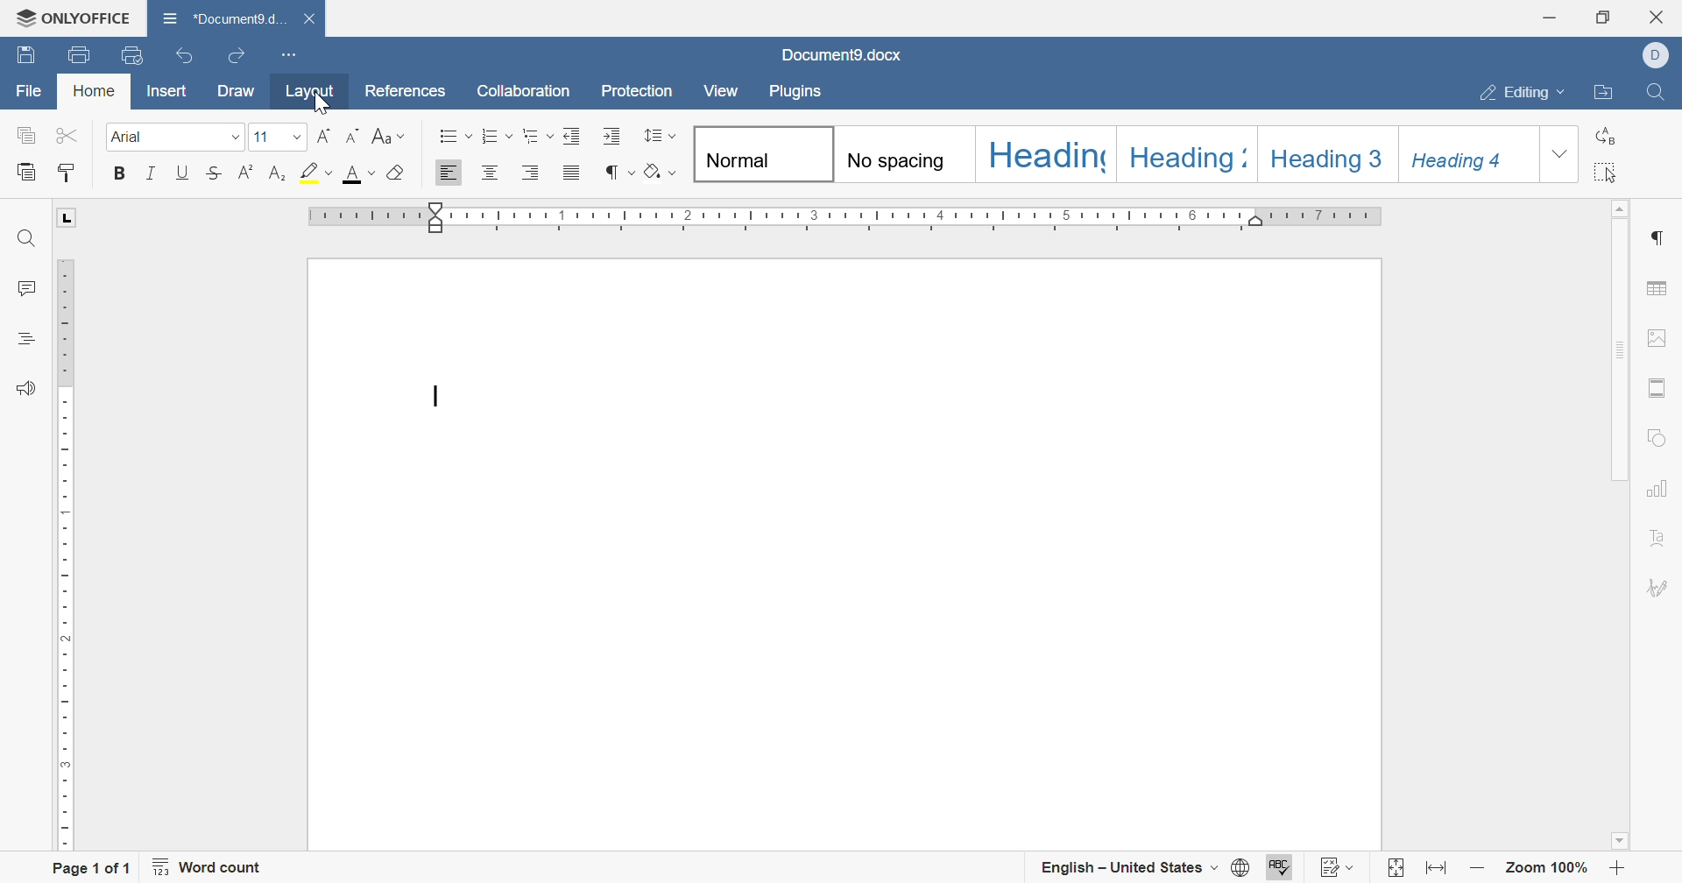  I want to click on increase indent, so click(612, 137).